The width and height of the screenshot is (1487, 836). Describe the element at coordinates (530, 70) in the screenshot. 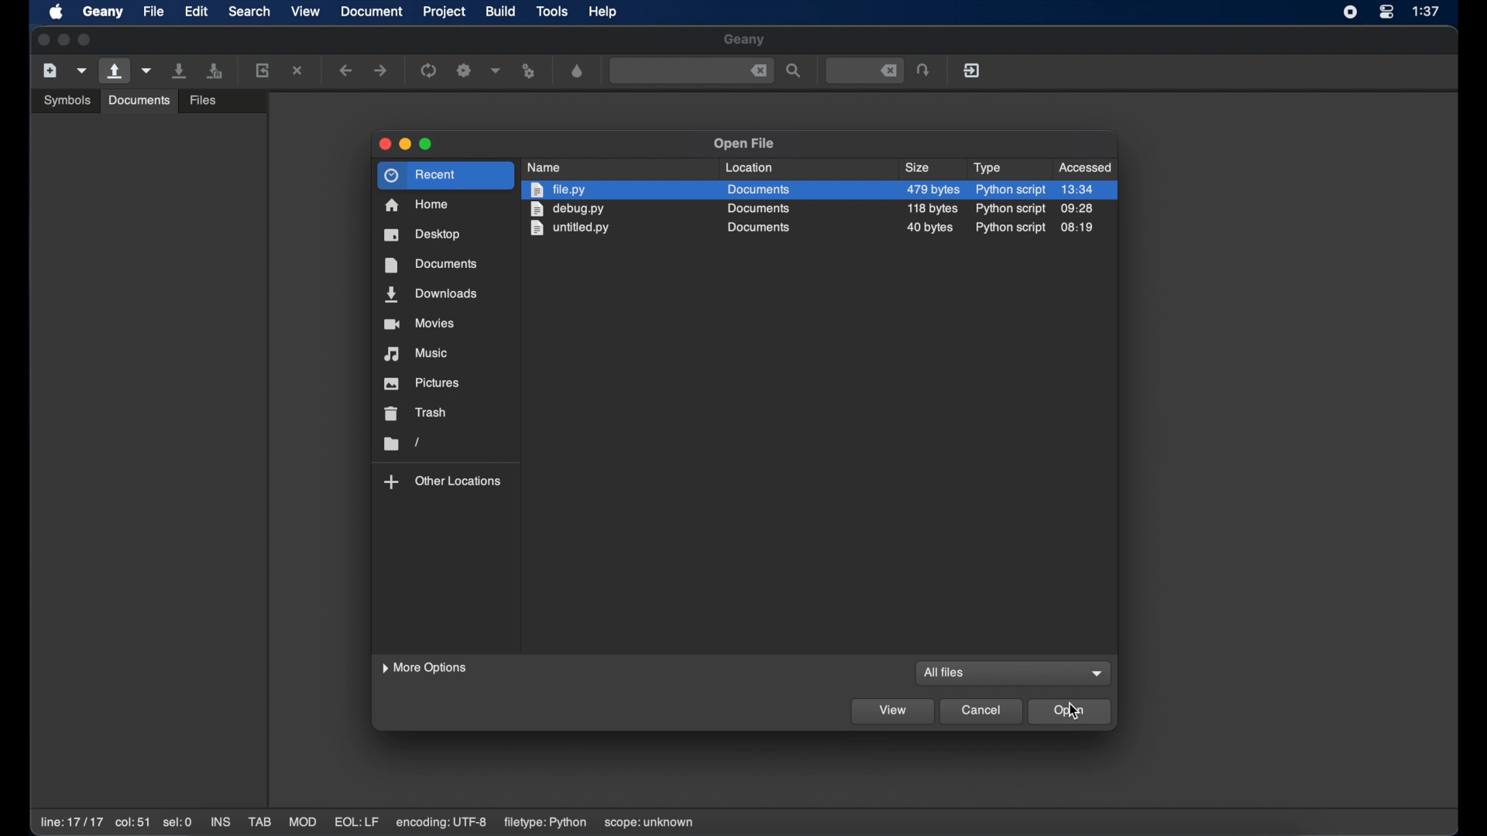

I see `run or view current file` at that location.